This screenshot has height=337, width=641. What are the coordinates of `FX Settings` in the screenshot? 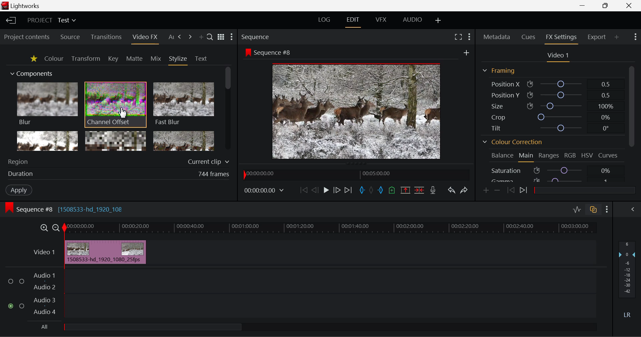 It's located at (562, 38).